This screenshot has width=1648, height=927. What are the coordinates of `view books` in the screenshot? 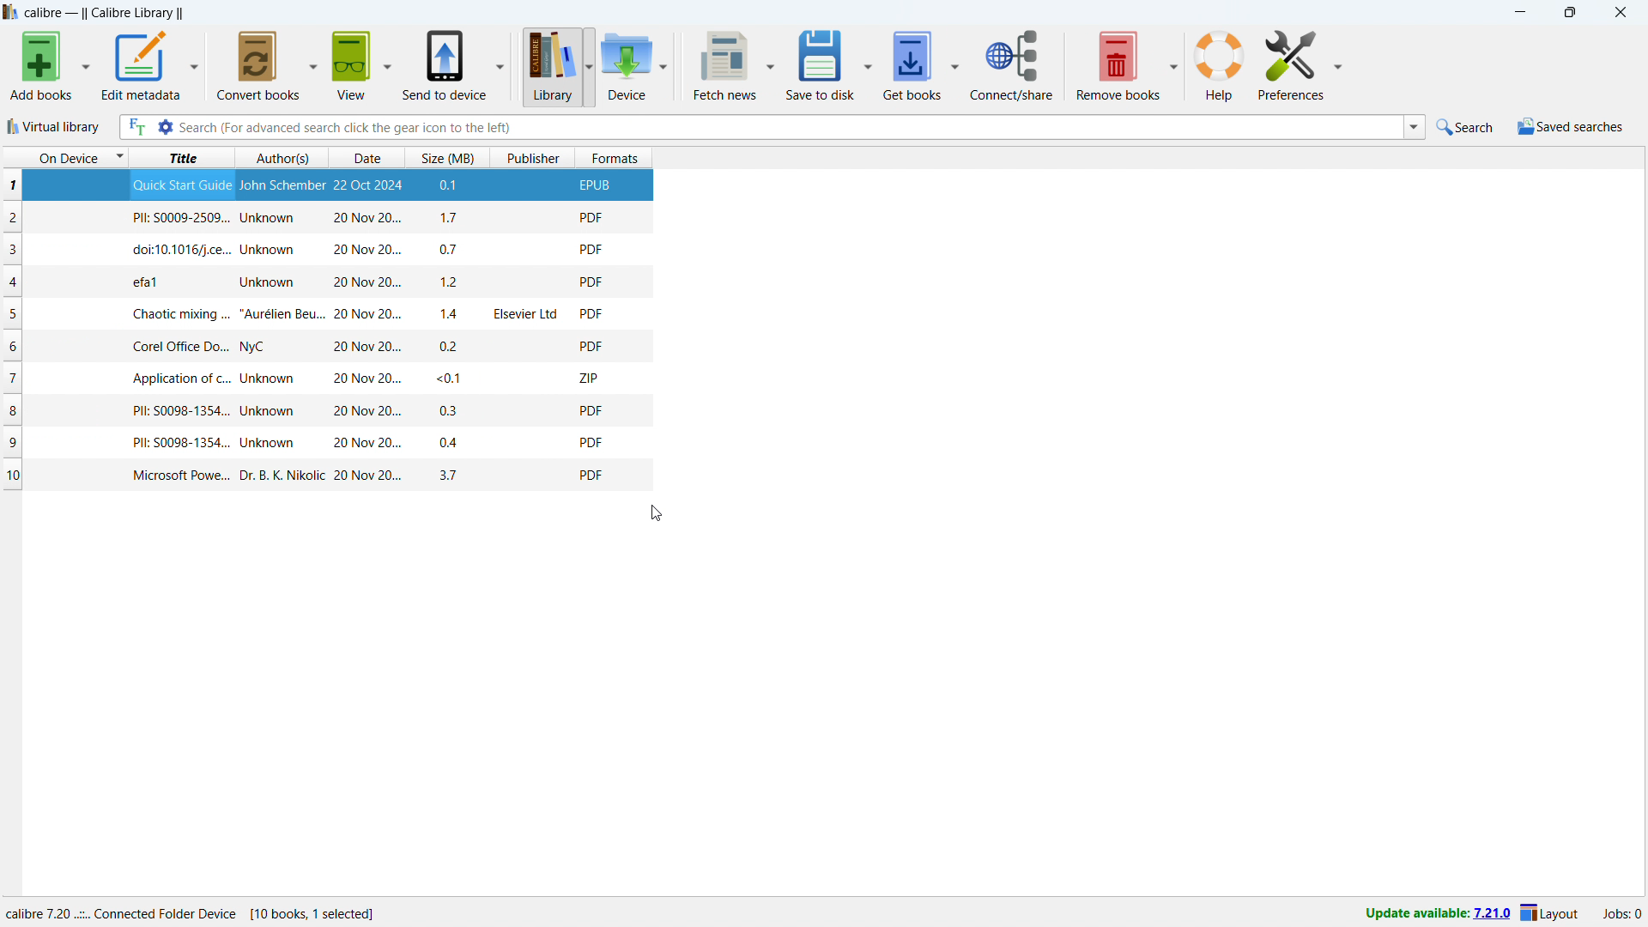 It's located at (351, 63).